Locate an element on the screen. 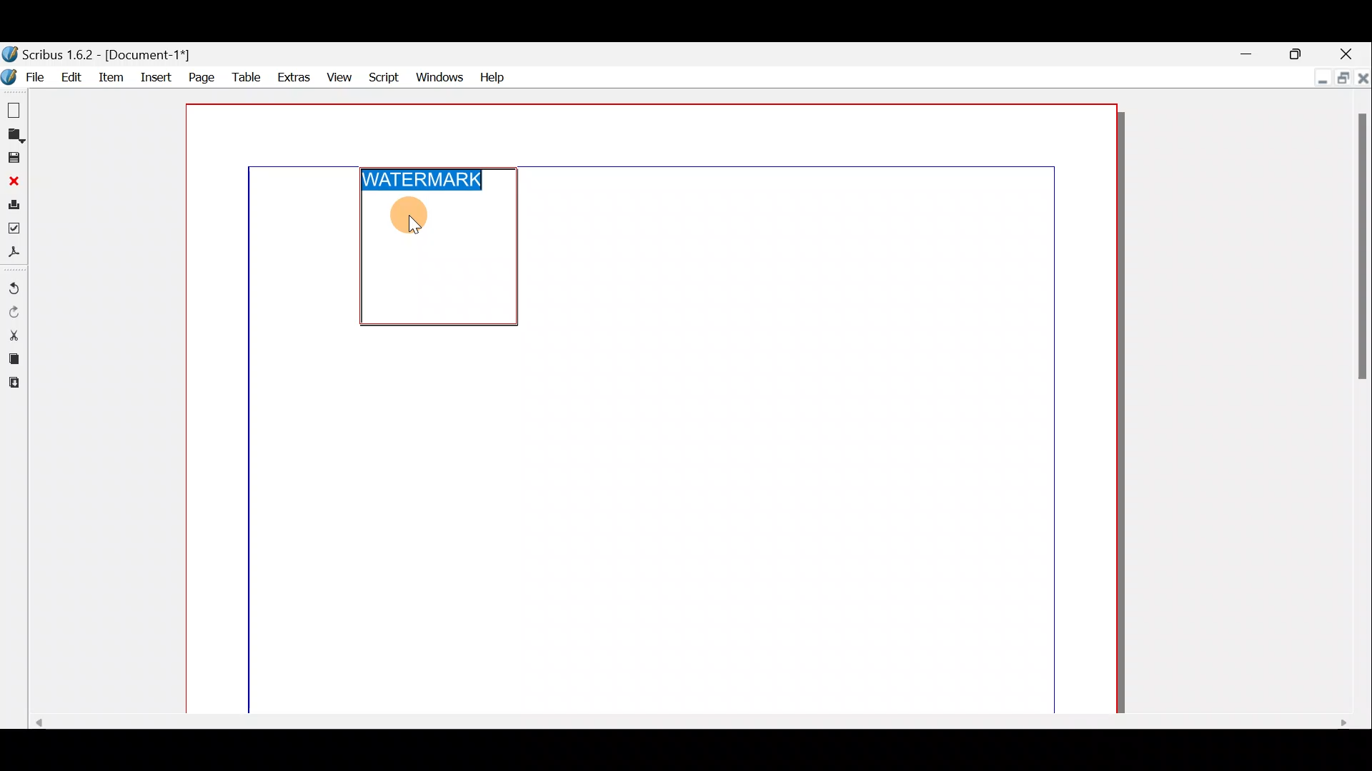 This screenshot has width=1372, height=771. Preflight verifier is located at coordinates (14, 232).